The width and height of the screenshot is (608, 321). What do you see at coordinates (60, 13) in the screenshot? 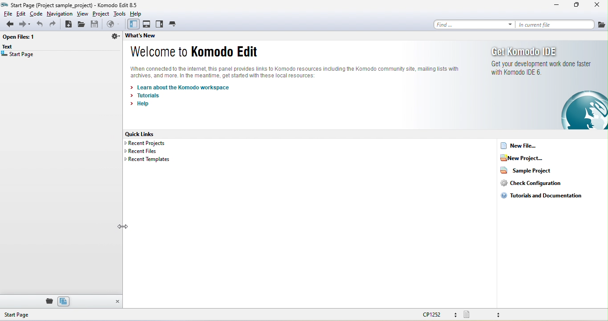
I see `navigation` at bounding box center [60, 13].